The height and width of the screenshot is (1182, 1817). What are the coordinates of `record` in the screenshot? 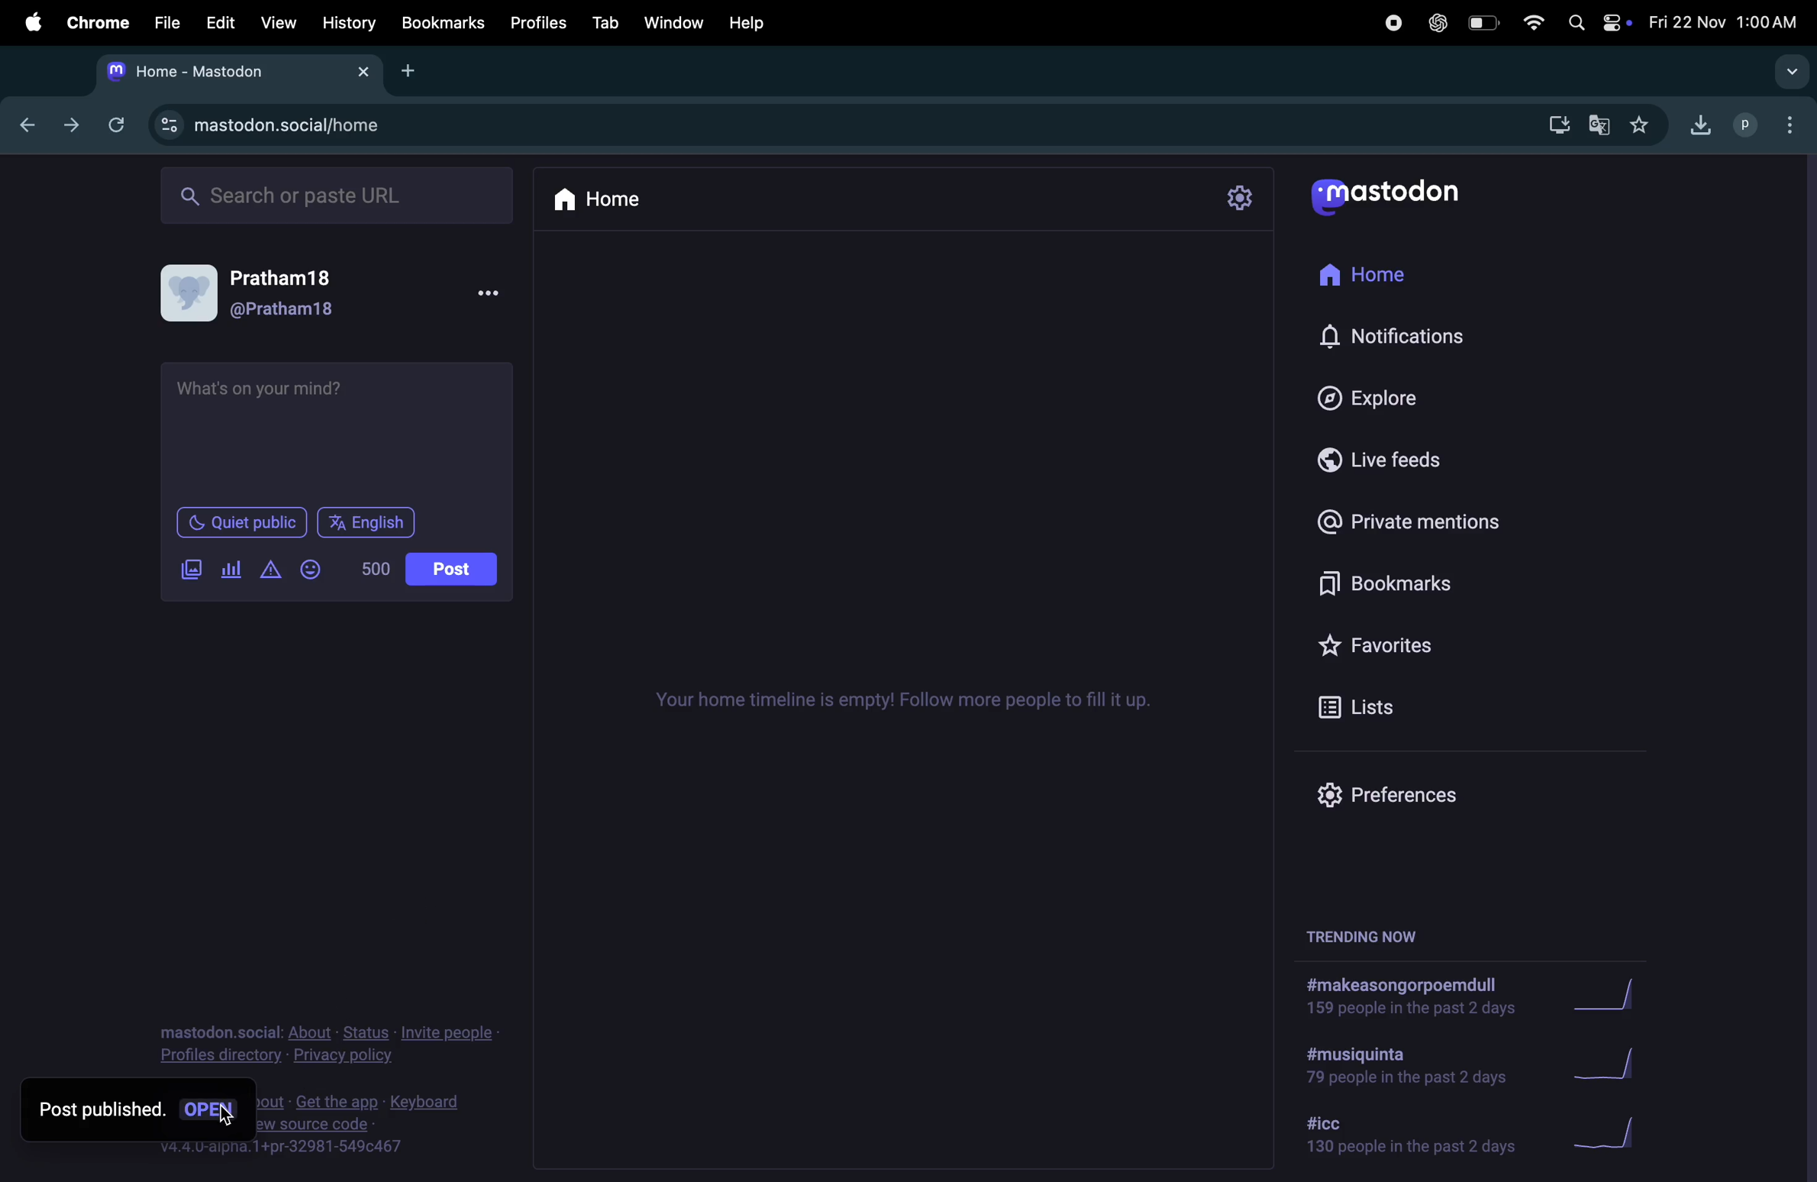 It's located at (1393, 26).